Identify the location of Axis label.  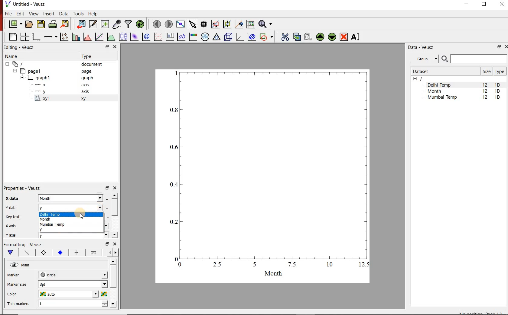
(42, 253).